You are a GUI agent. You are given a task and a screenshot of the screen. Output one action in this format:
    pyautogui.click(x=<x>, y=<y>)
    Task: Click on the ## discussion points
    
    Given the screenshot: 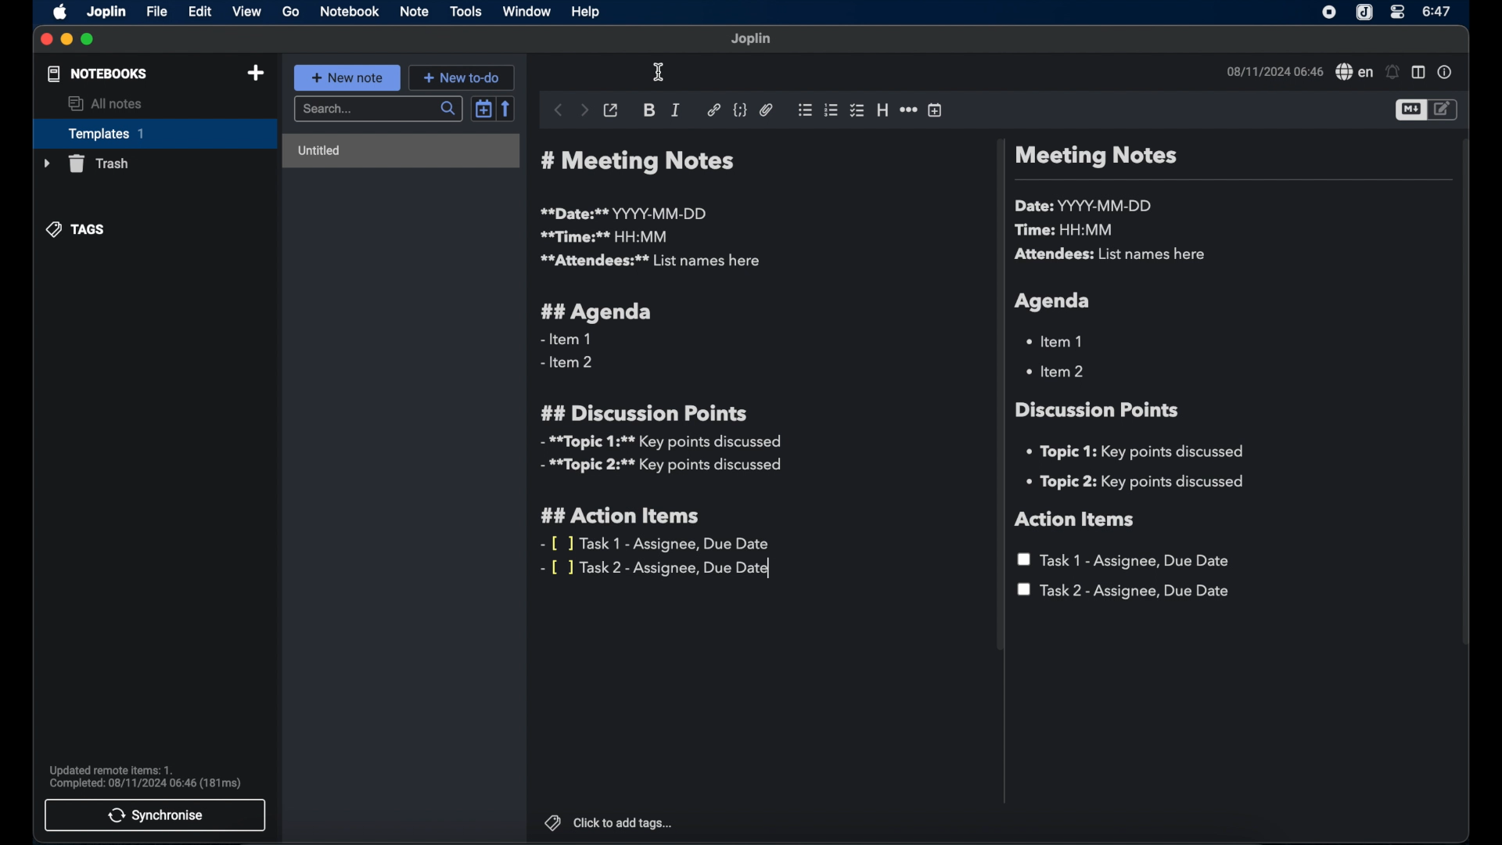 What is the action you would take?
    pyautogui.click(x=644, y=412)
    